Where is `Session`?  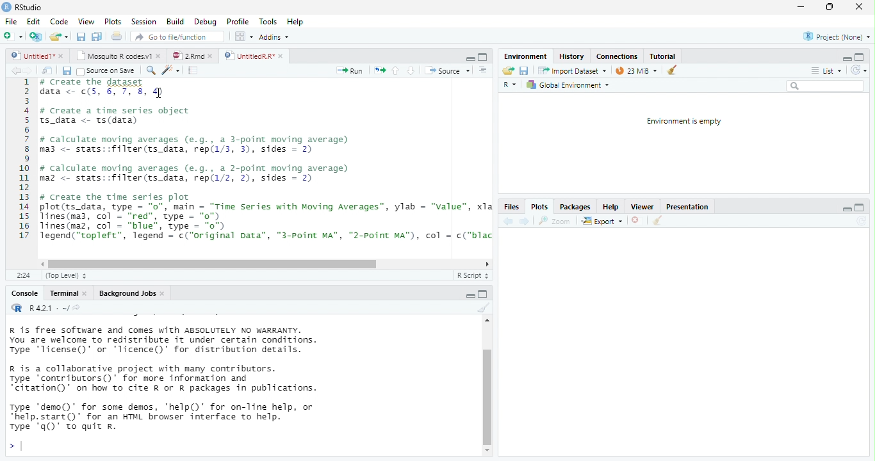 Session is located at coordinates (143, 21).